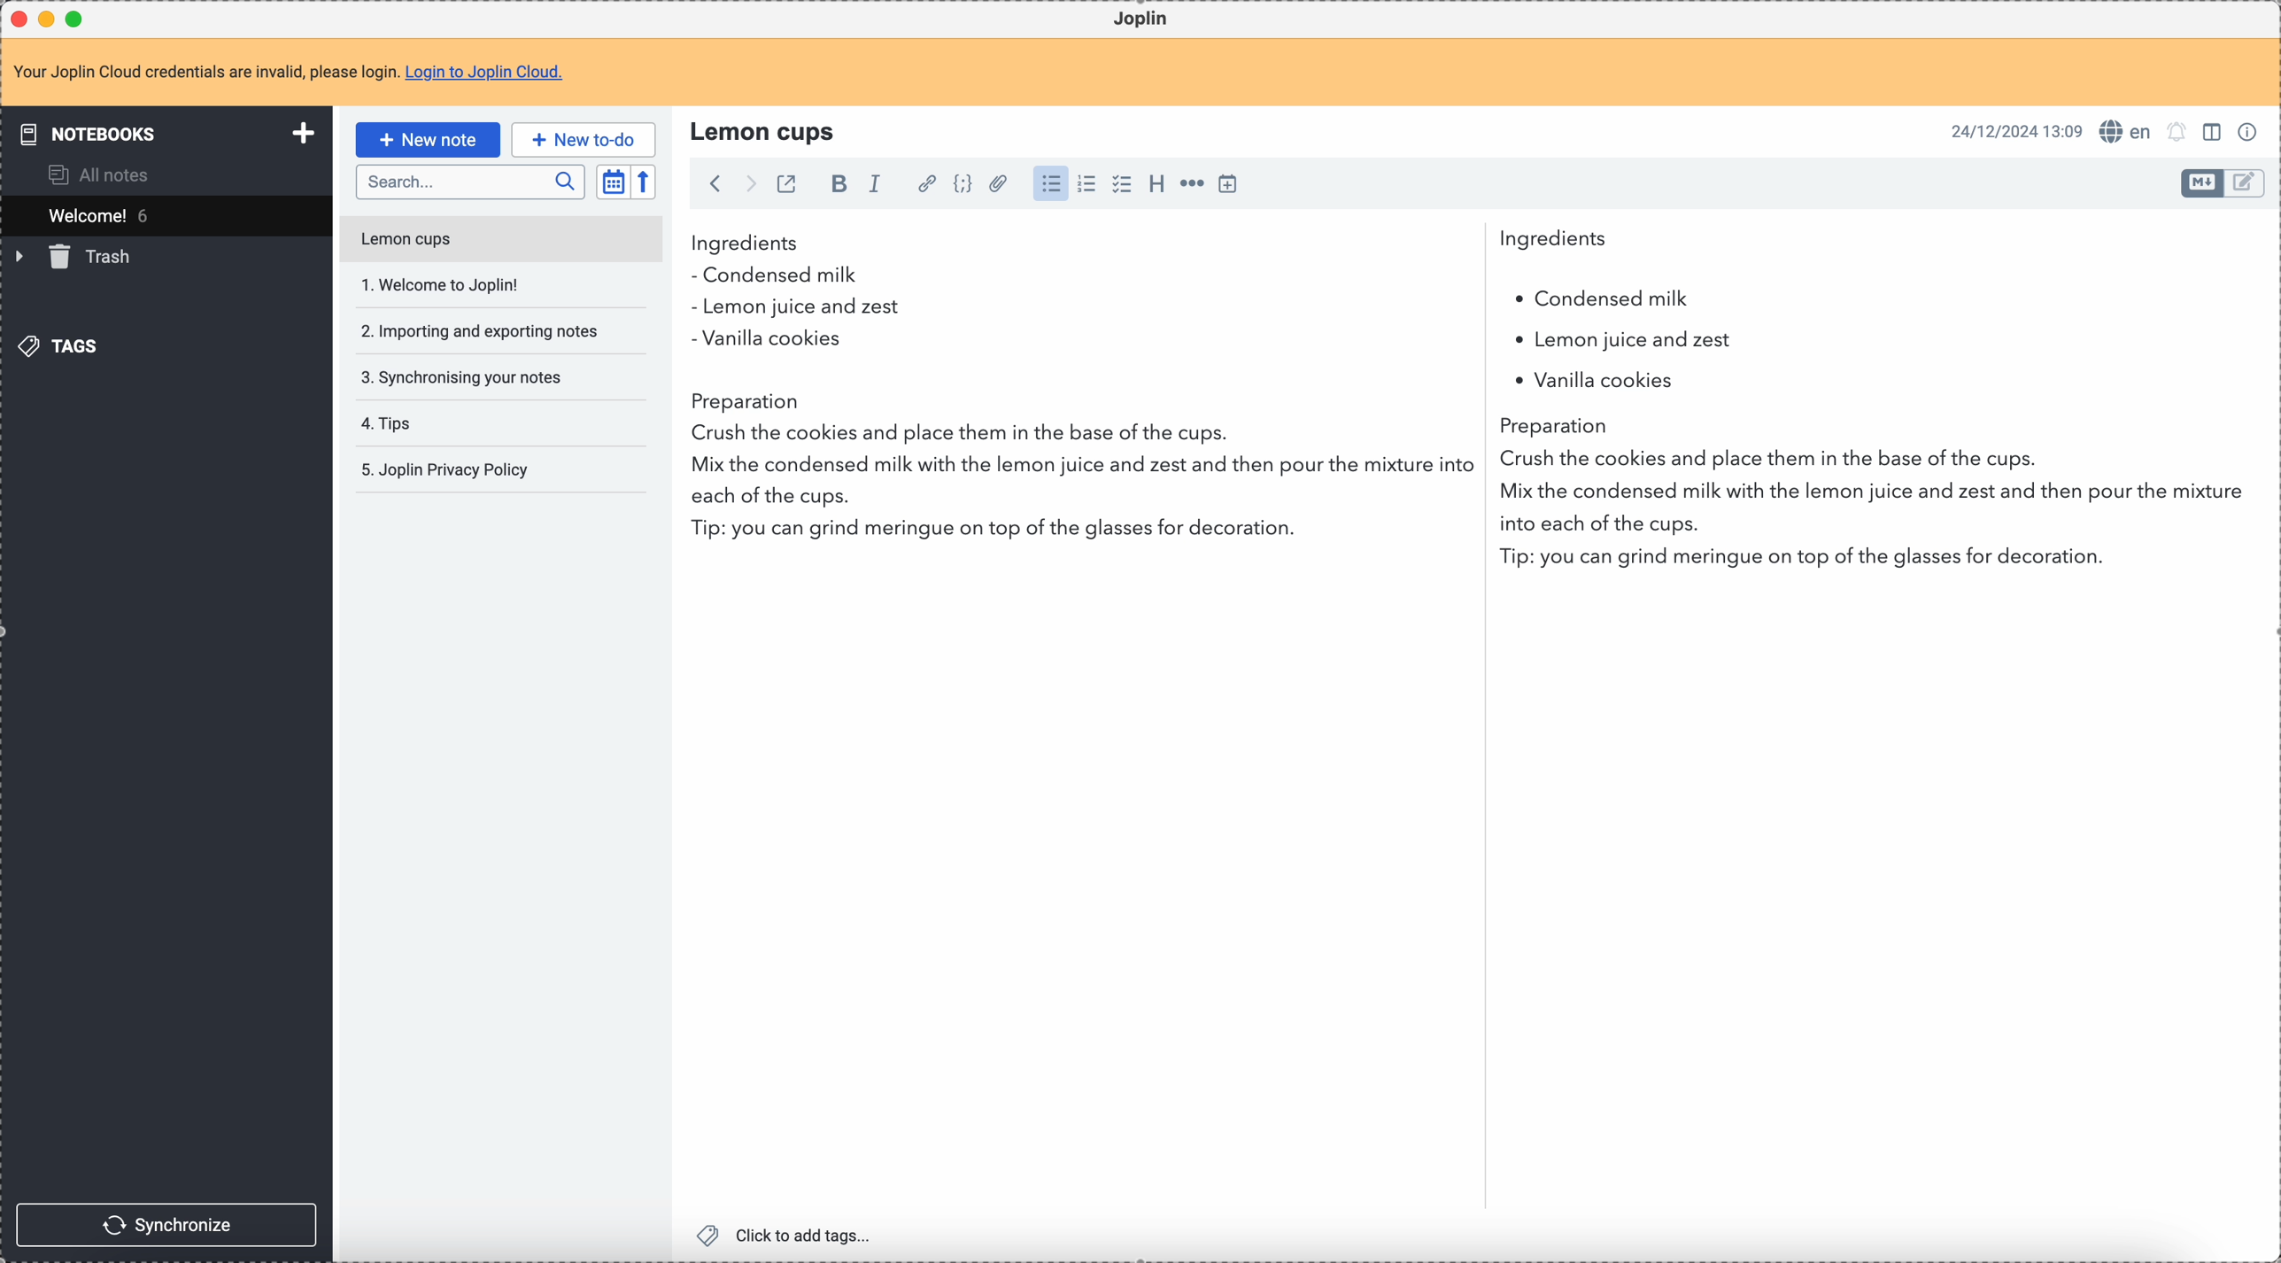 This screenshot has height=1263, width=2281. I want to click on importing and exporting your notes, so click(482, 331).